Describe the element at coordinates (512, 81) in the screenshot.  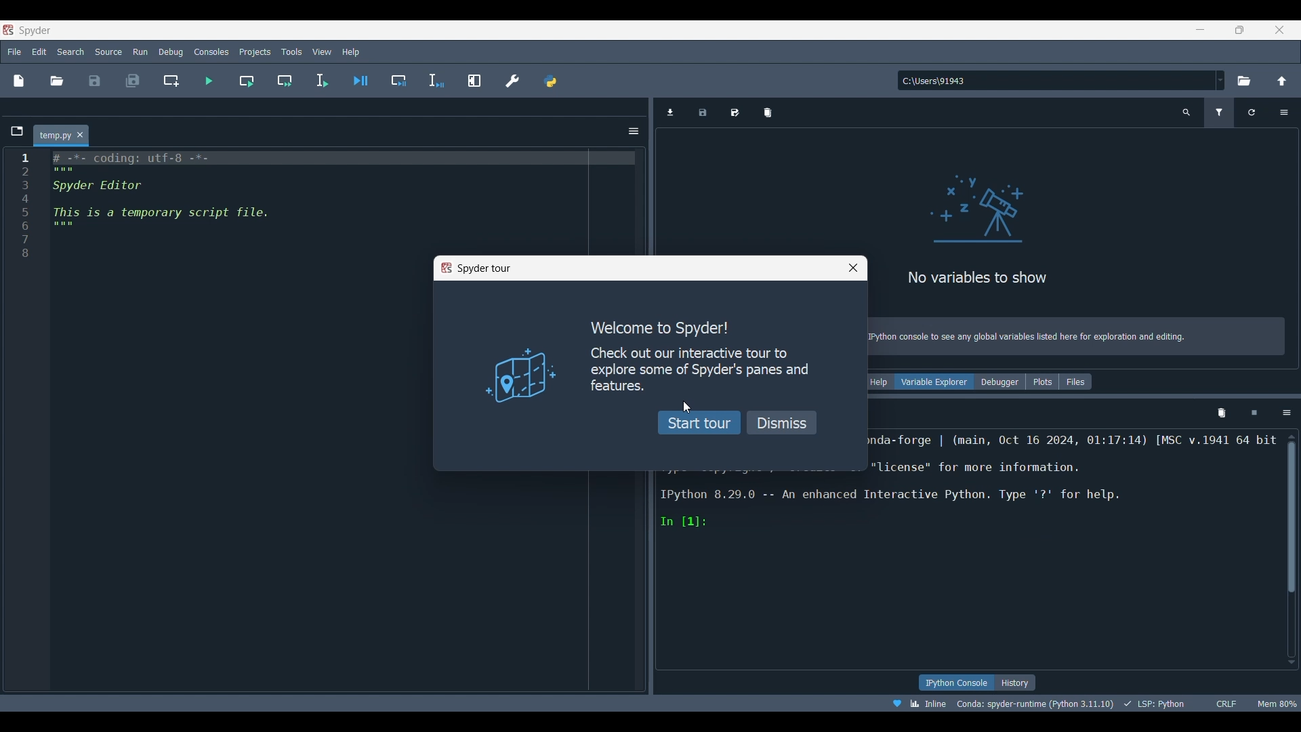
I see `Preferences` at that location.